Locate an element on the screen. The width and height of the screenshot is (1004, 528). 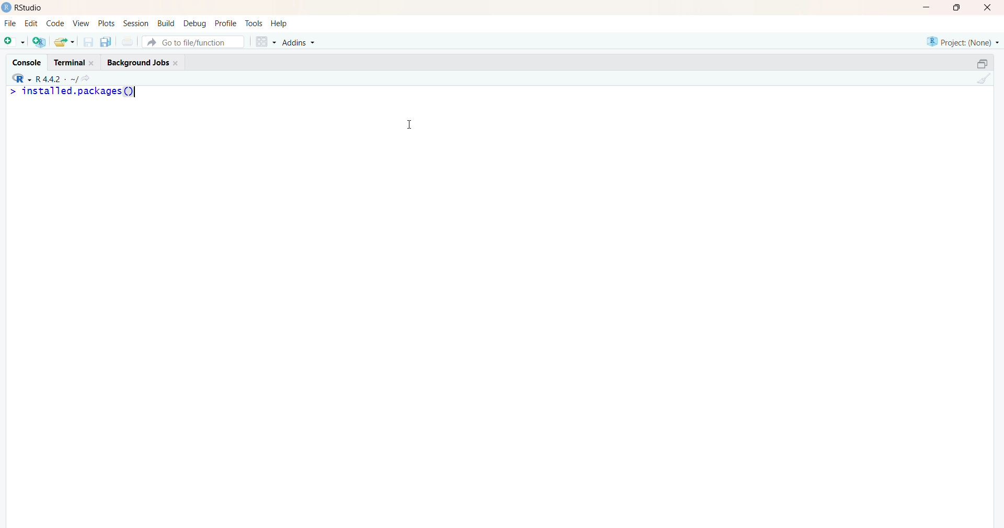
save all open documents is located at coordinates (106, 42).